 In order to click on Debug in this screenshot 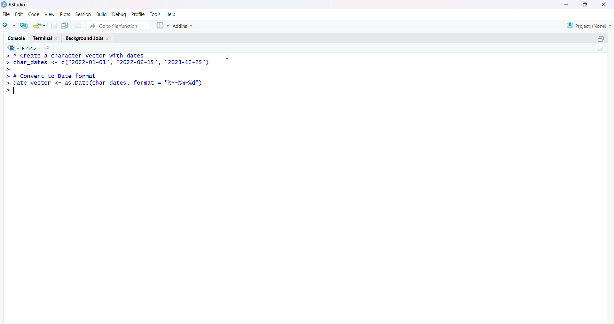, I will do `click(119, 15)`.